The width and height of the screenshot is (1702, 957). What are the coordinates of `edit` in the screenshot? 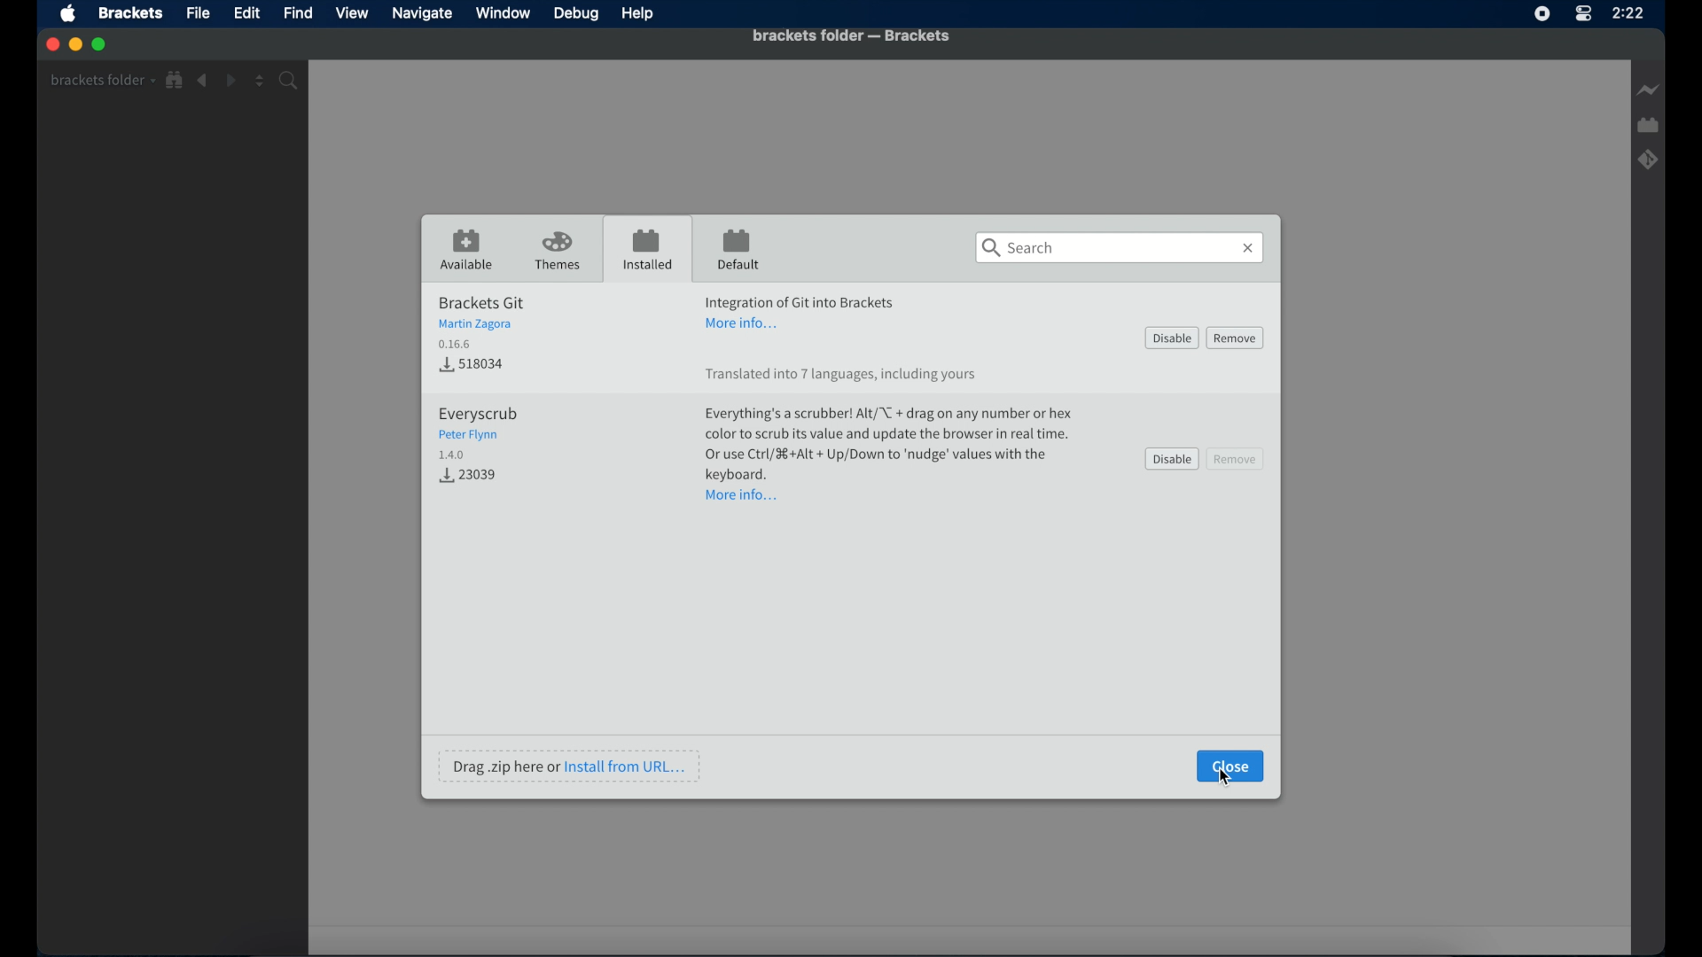 It's located at (246, 13).